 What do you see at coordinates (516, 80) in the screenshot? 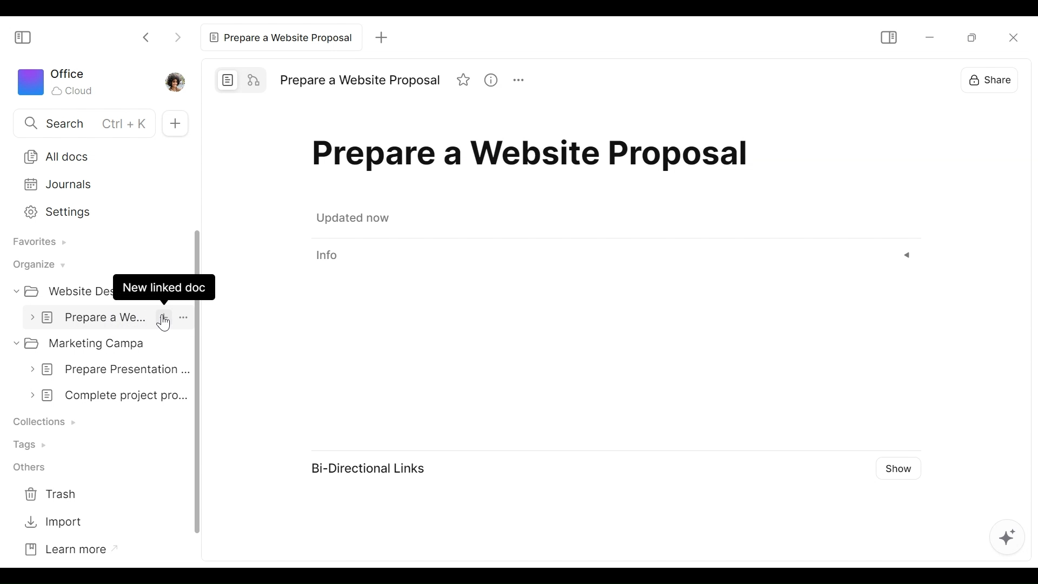
I see `more` at bounding box center [516, 80].